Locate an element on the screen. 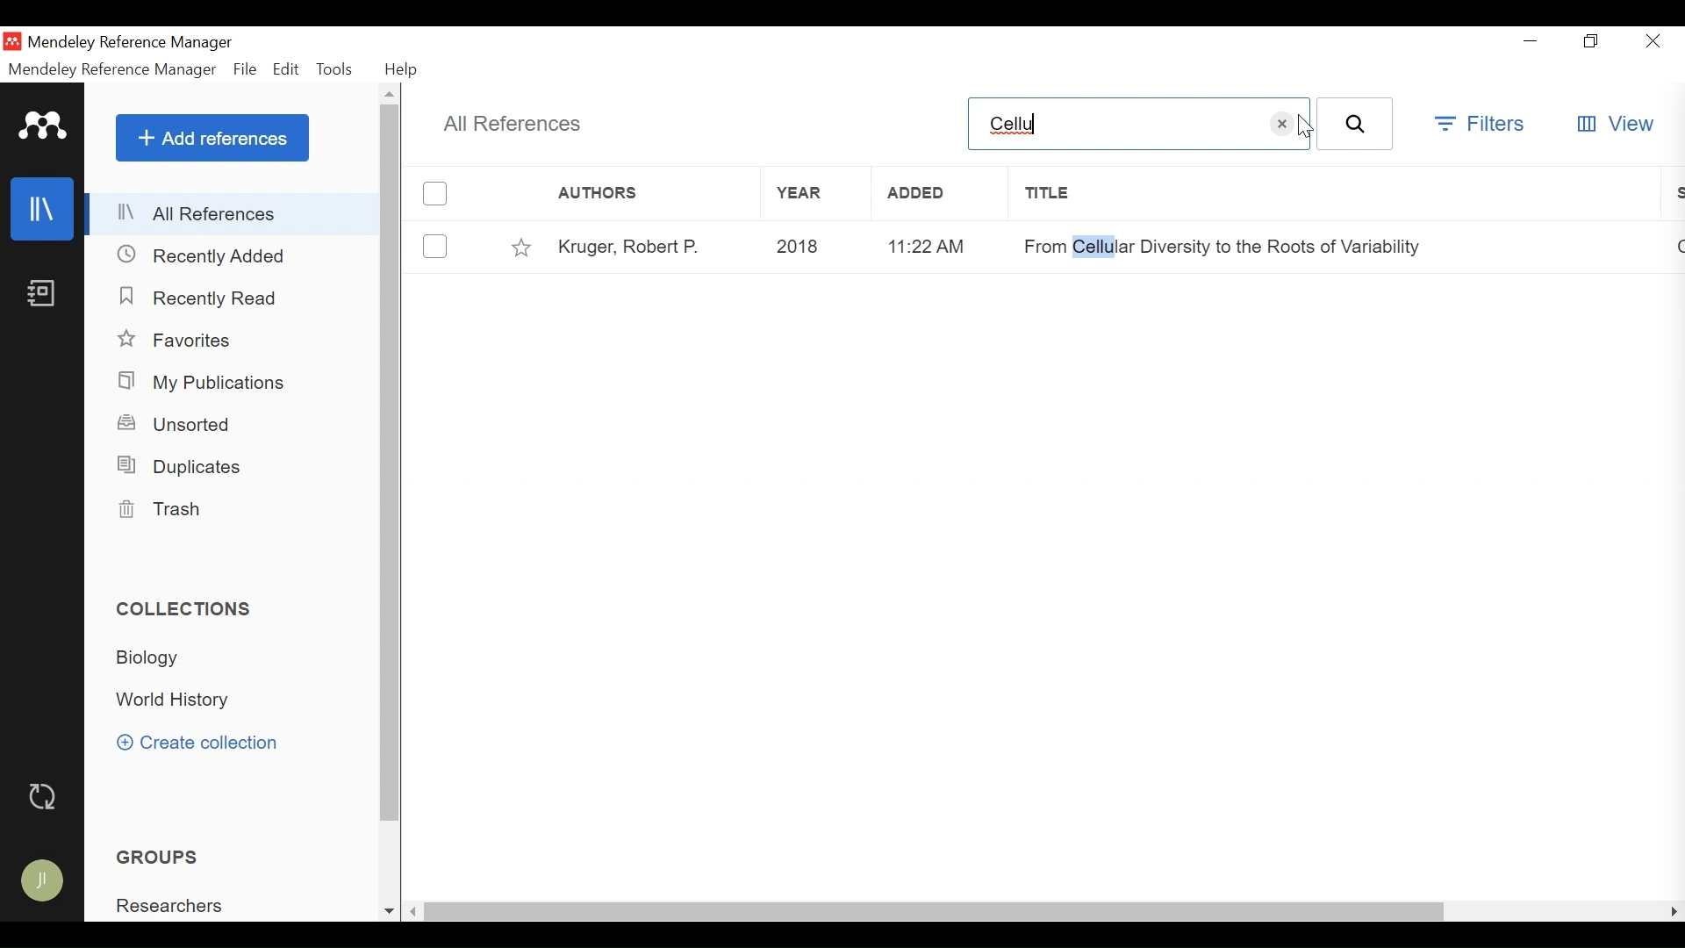  My Publications is located at coordinates (204, 384).